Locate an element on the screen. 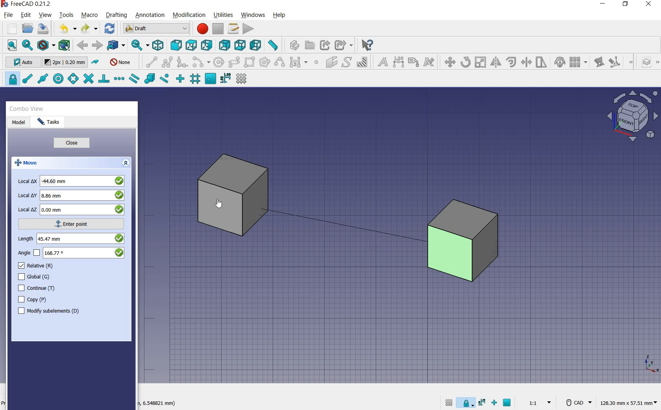  CAD Navigation Style is located at coordinates (577, 402).